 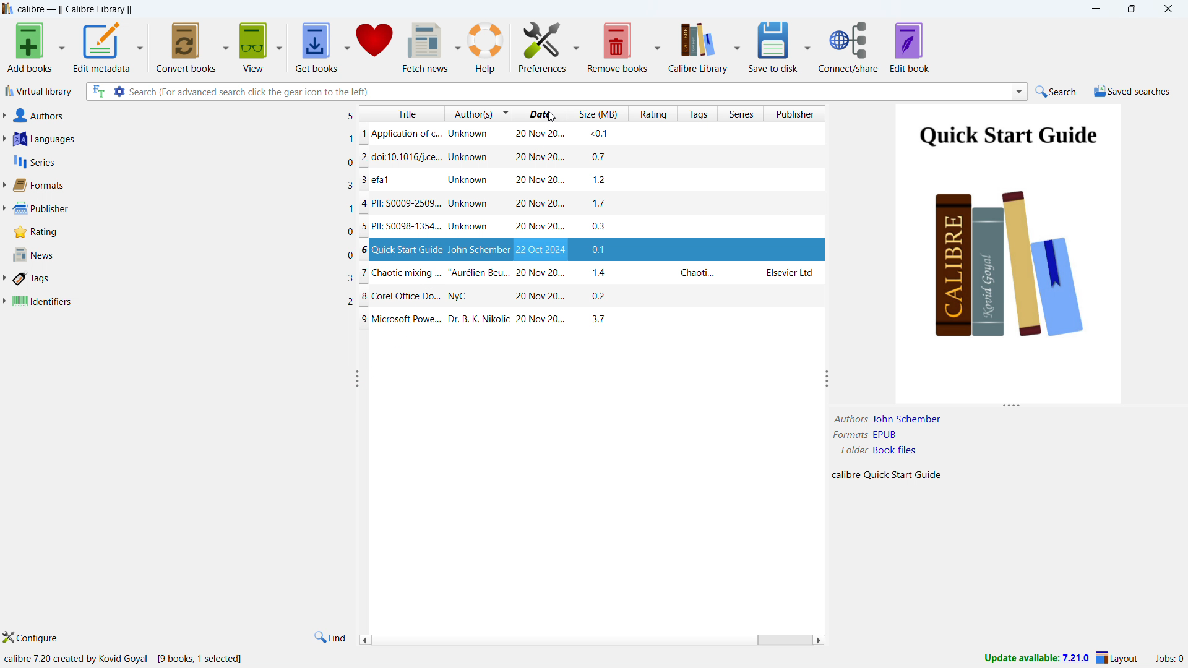 I want to click on edit books, so click(x=910, y=47).